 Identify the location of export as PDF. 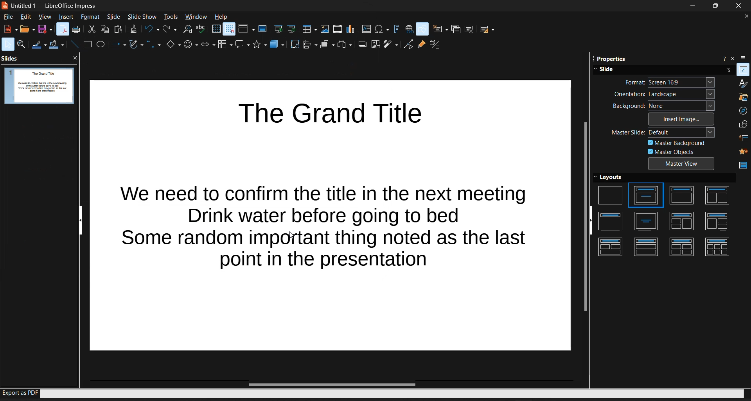
(63, 29).